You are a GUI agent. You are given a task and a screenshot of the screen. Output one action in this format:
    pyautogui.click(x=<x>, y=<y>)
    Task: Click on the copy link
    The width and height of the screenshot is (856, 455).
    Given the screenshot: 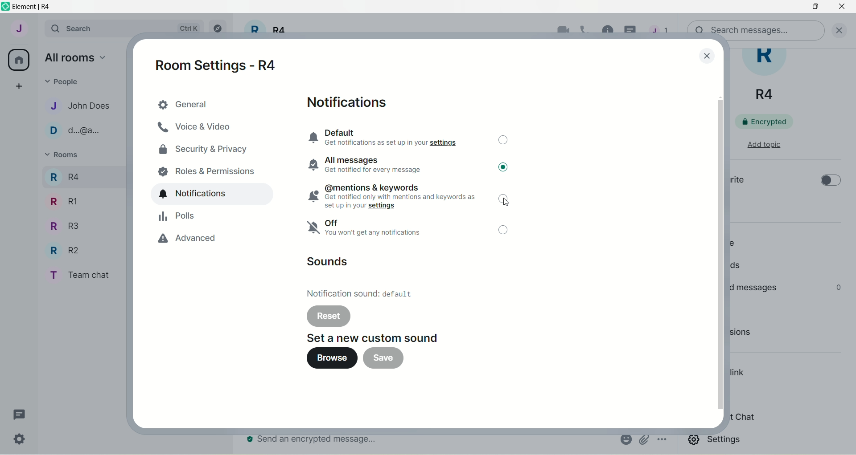 What is the action you would take?
    pyautogui.click(x=739, y=374)
    